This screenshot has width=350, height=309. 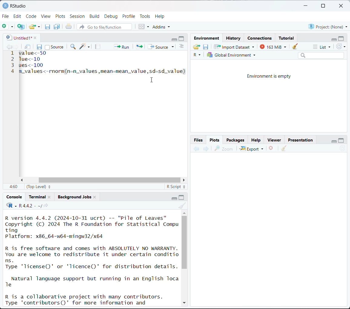 What do you see at coordinates (174, 39) in the screenshot?
I see `minimize` at bounding box center [174, 39].